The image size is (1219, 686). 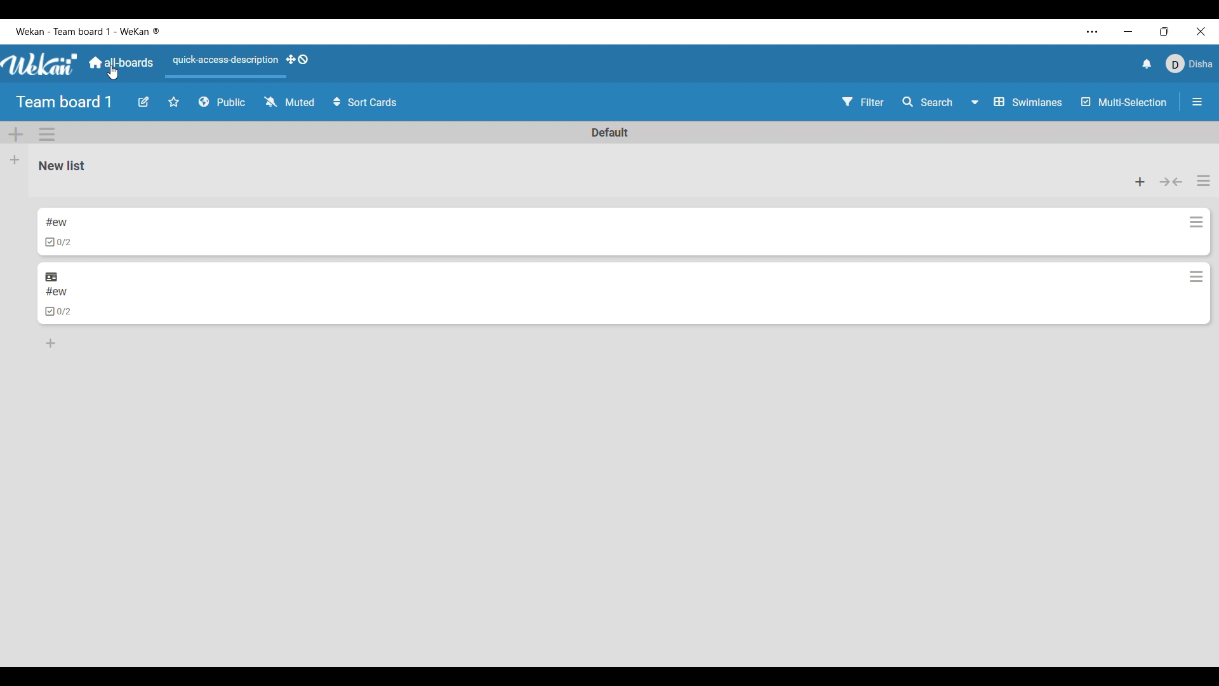 What do you see at coordinates (41, 65) in the screenshot?
I see `Software logo` at bounding box center [41, 65].